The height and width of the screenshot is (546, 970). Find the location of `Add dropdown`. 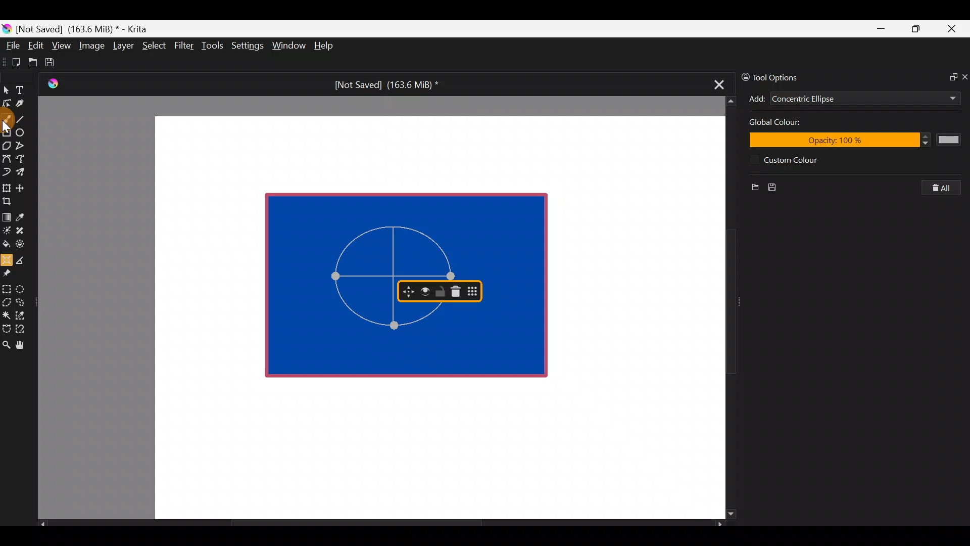

Add dropdown is located at coordinates (939, 98).